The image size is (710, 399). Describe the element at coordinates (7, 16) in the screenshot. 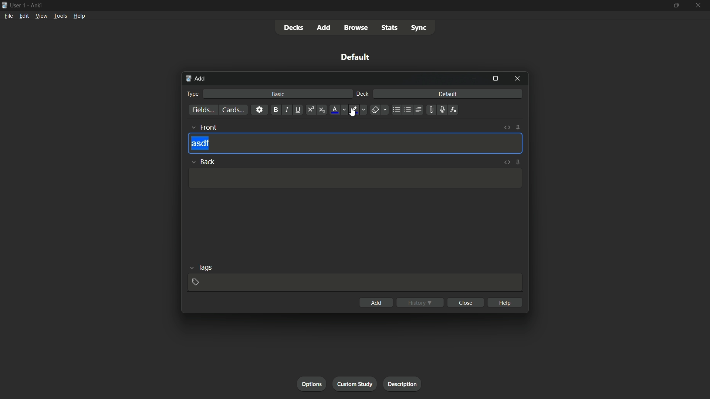

I see `file` at that location.